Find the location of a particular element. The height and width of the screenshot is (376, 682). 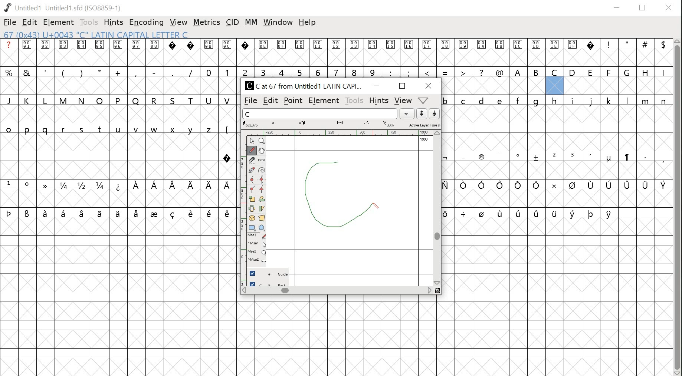

drawing glyph letter c is located at coordinates (346, 192).